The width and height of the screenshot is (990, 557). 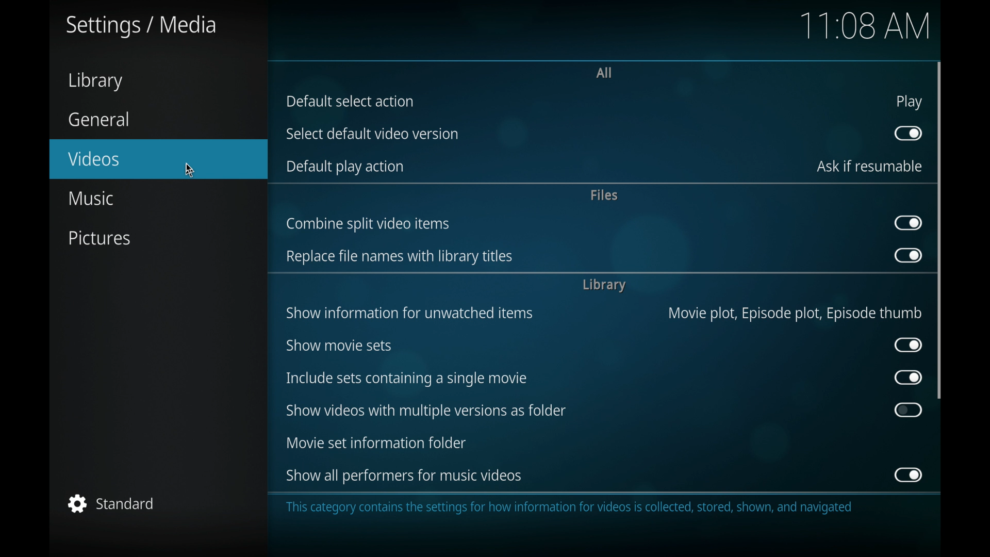 What do you see at coordinates (940, 230) in the screenshot?
I see `scroll b ox` at bounding box center [940, 230].